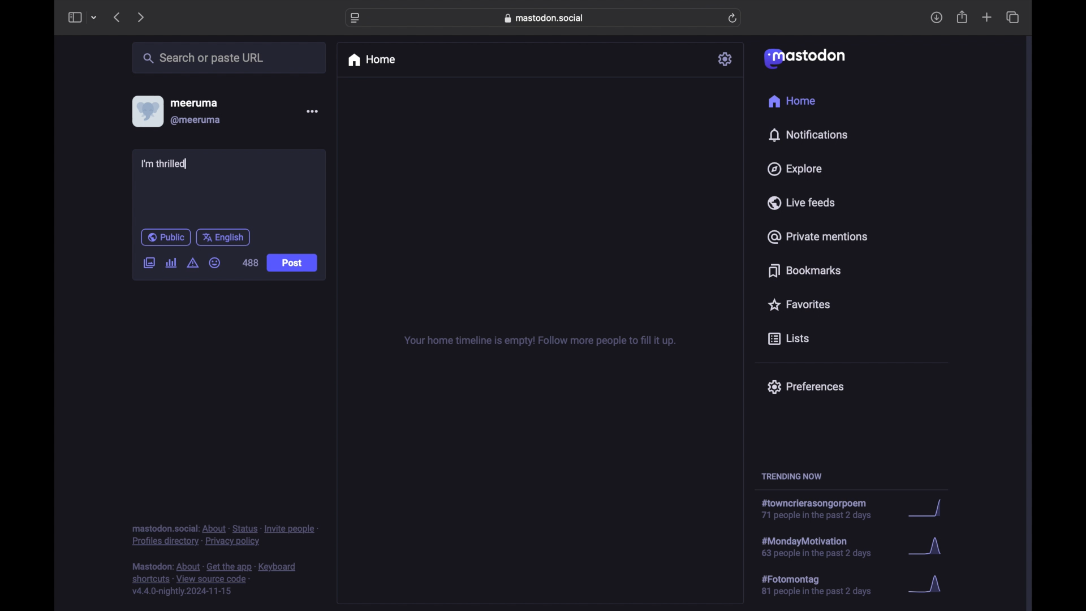 The width and height of the screenshot is (1086, 611). I want to click on show tab overview, so click(1014, 17).